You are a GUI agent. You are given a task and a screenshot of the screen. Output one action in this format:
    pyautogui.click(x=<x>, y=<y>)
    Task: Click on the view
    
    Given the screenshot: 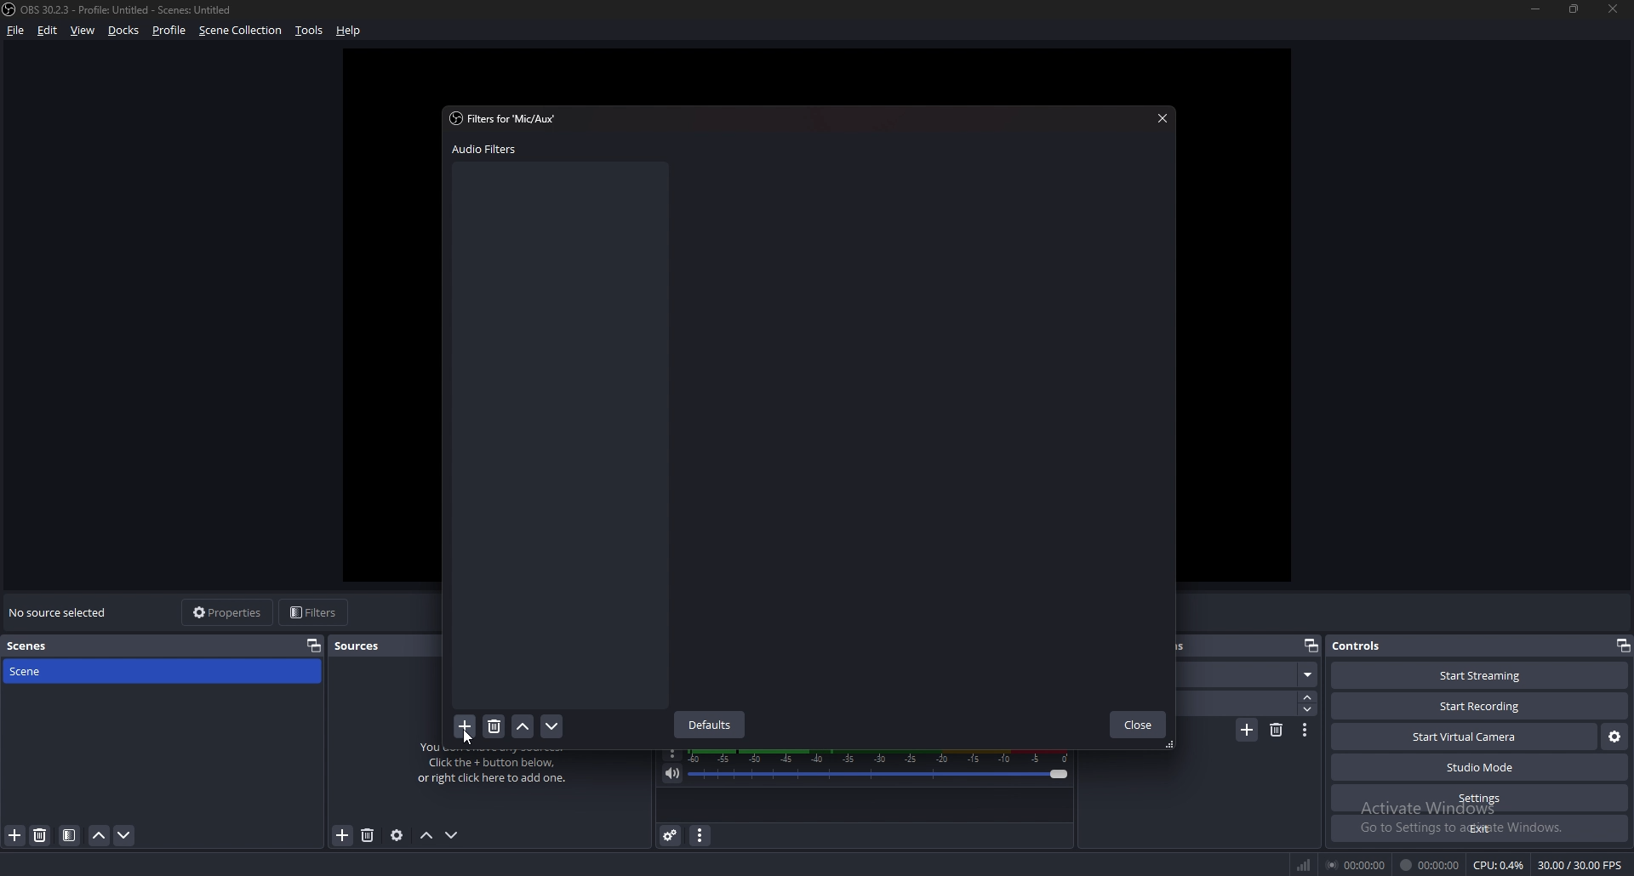 What is the action you would take?
    pyautogui.click(x=83, y=31)
    